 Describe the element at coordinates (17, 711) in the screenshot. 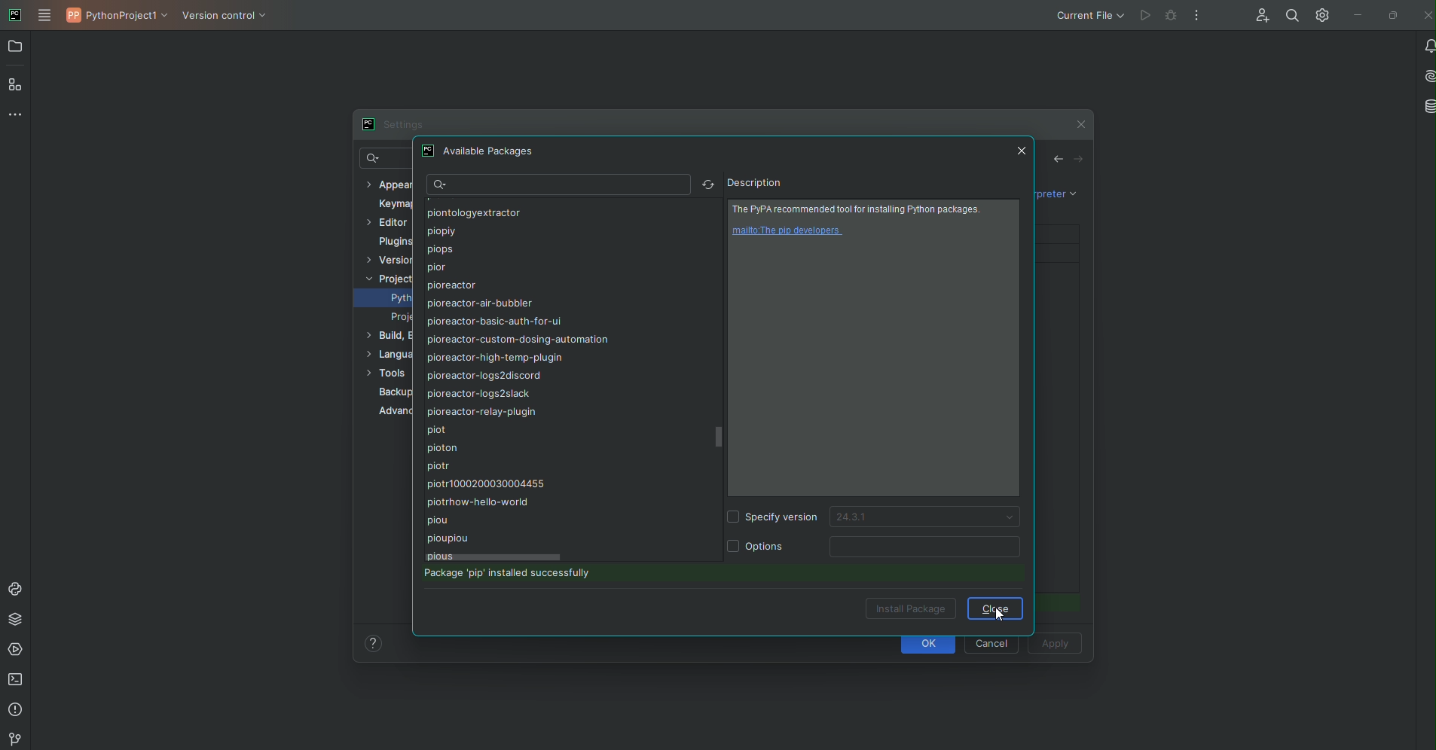

I see `Problems` at that location.